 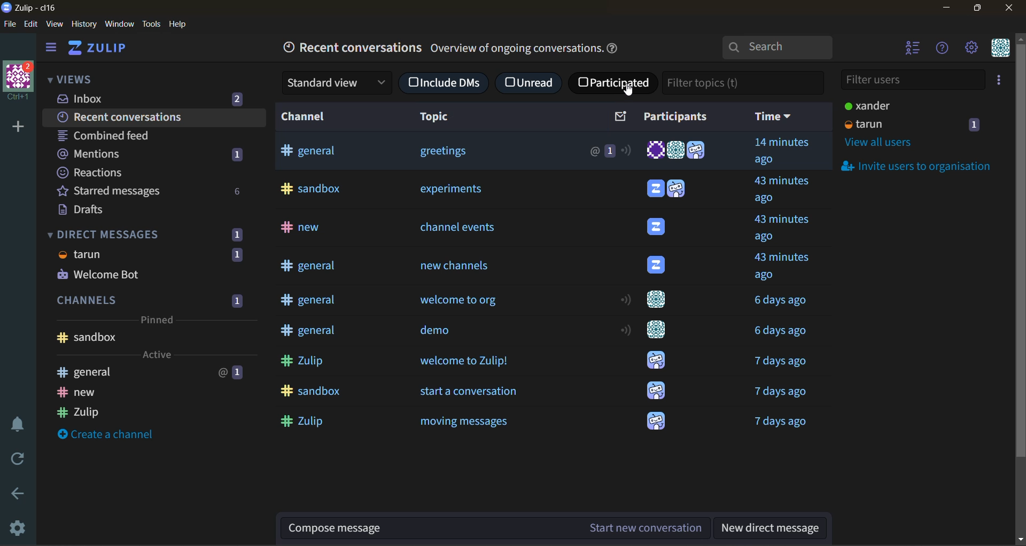 What do you see at coordinates (784, 266) in the screenshot?
I see `time` at bounding box center [784, 266].